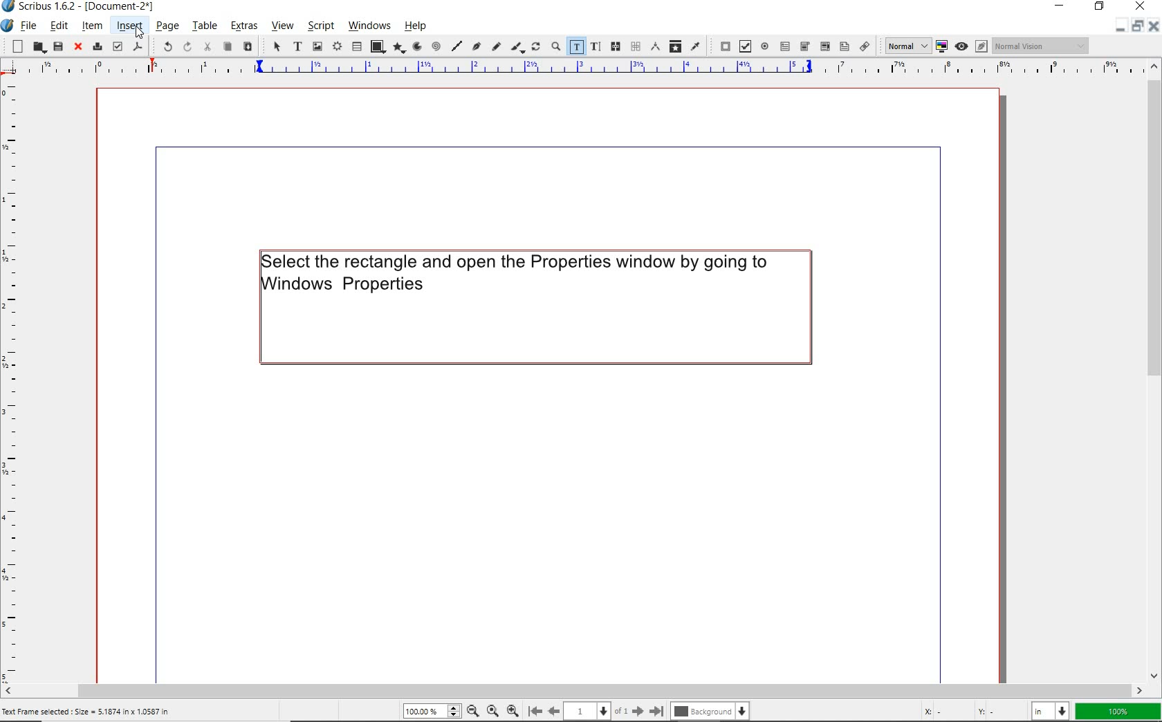 The image size is (1162, 722). Describe the element at coordinates (378, 46) in the screenshot. I see `shape` at that location.